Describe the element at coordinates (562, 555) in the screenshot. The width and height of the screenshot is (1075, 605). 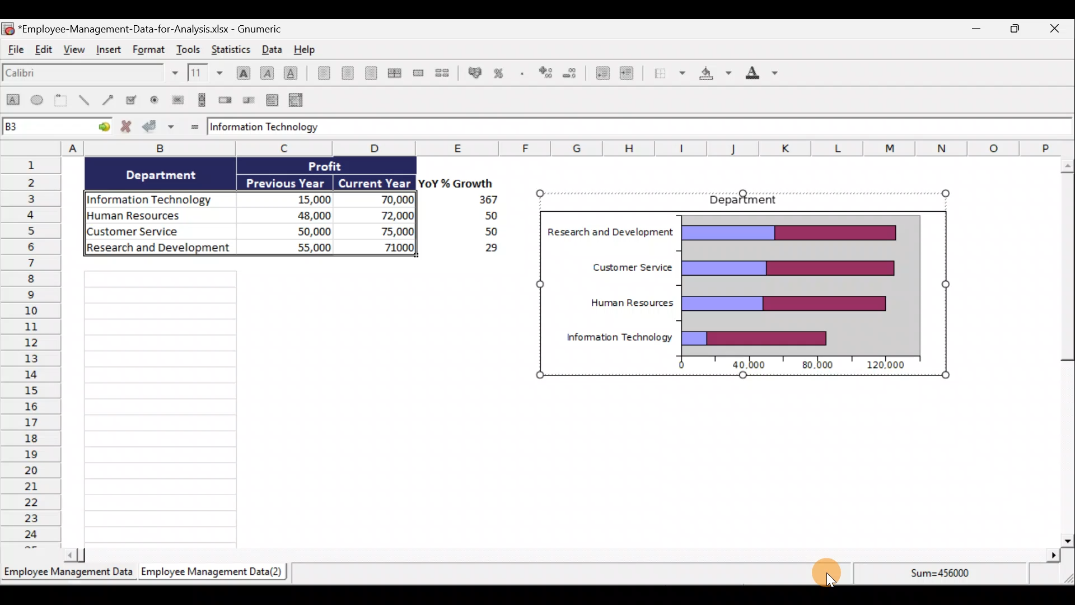
I see `Scroll bar` at that location.